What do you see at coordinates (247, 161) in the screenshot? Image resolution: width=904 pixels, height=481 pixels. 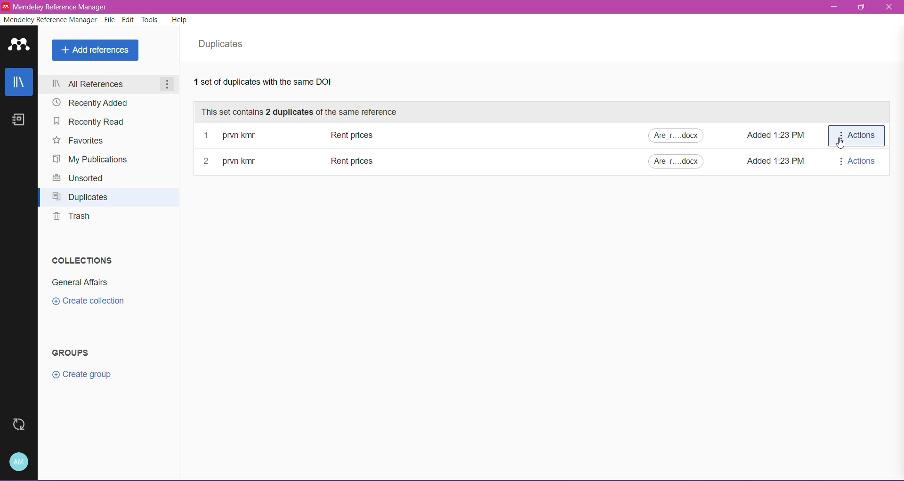 I see `author` at bounding box center [247, 161].